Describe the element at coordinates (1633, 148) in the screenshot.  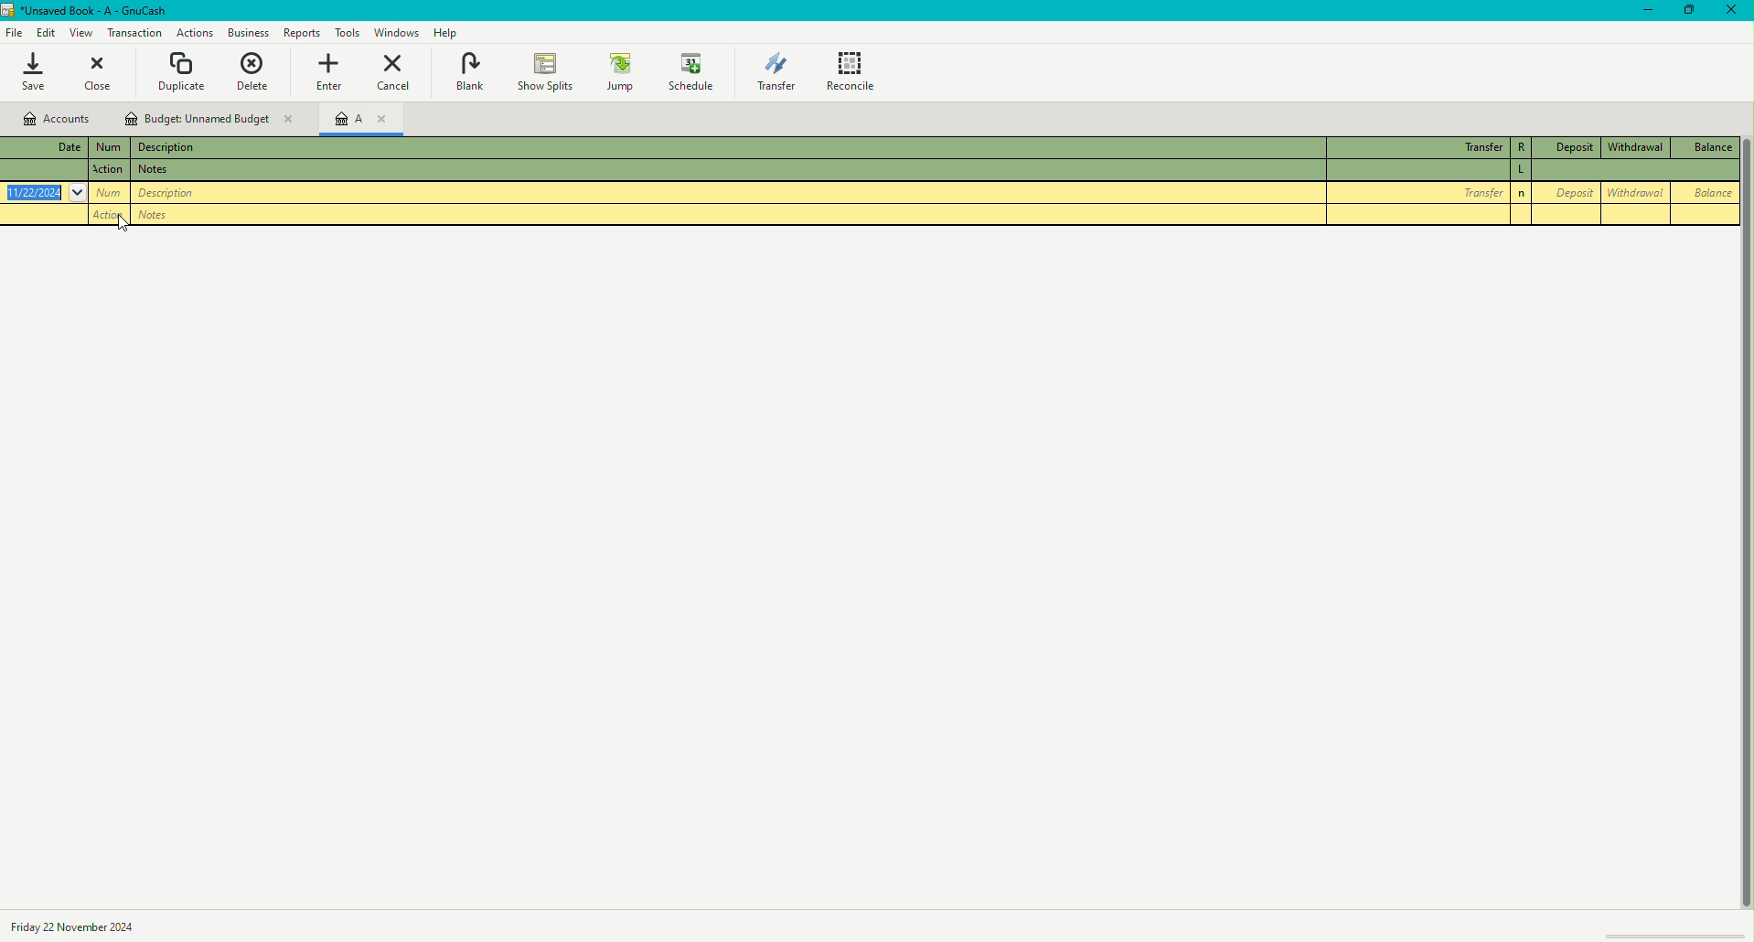
I see `Withdrawal` at that location.